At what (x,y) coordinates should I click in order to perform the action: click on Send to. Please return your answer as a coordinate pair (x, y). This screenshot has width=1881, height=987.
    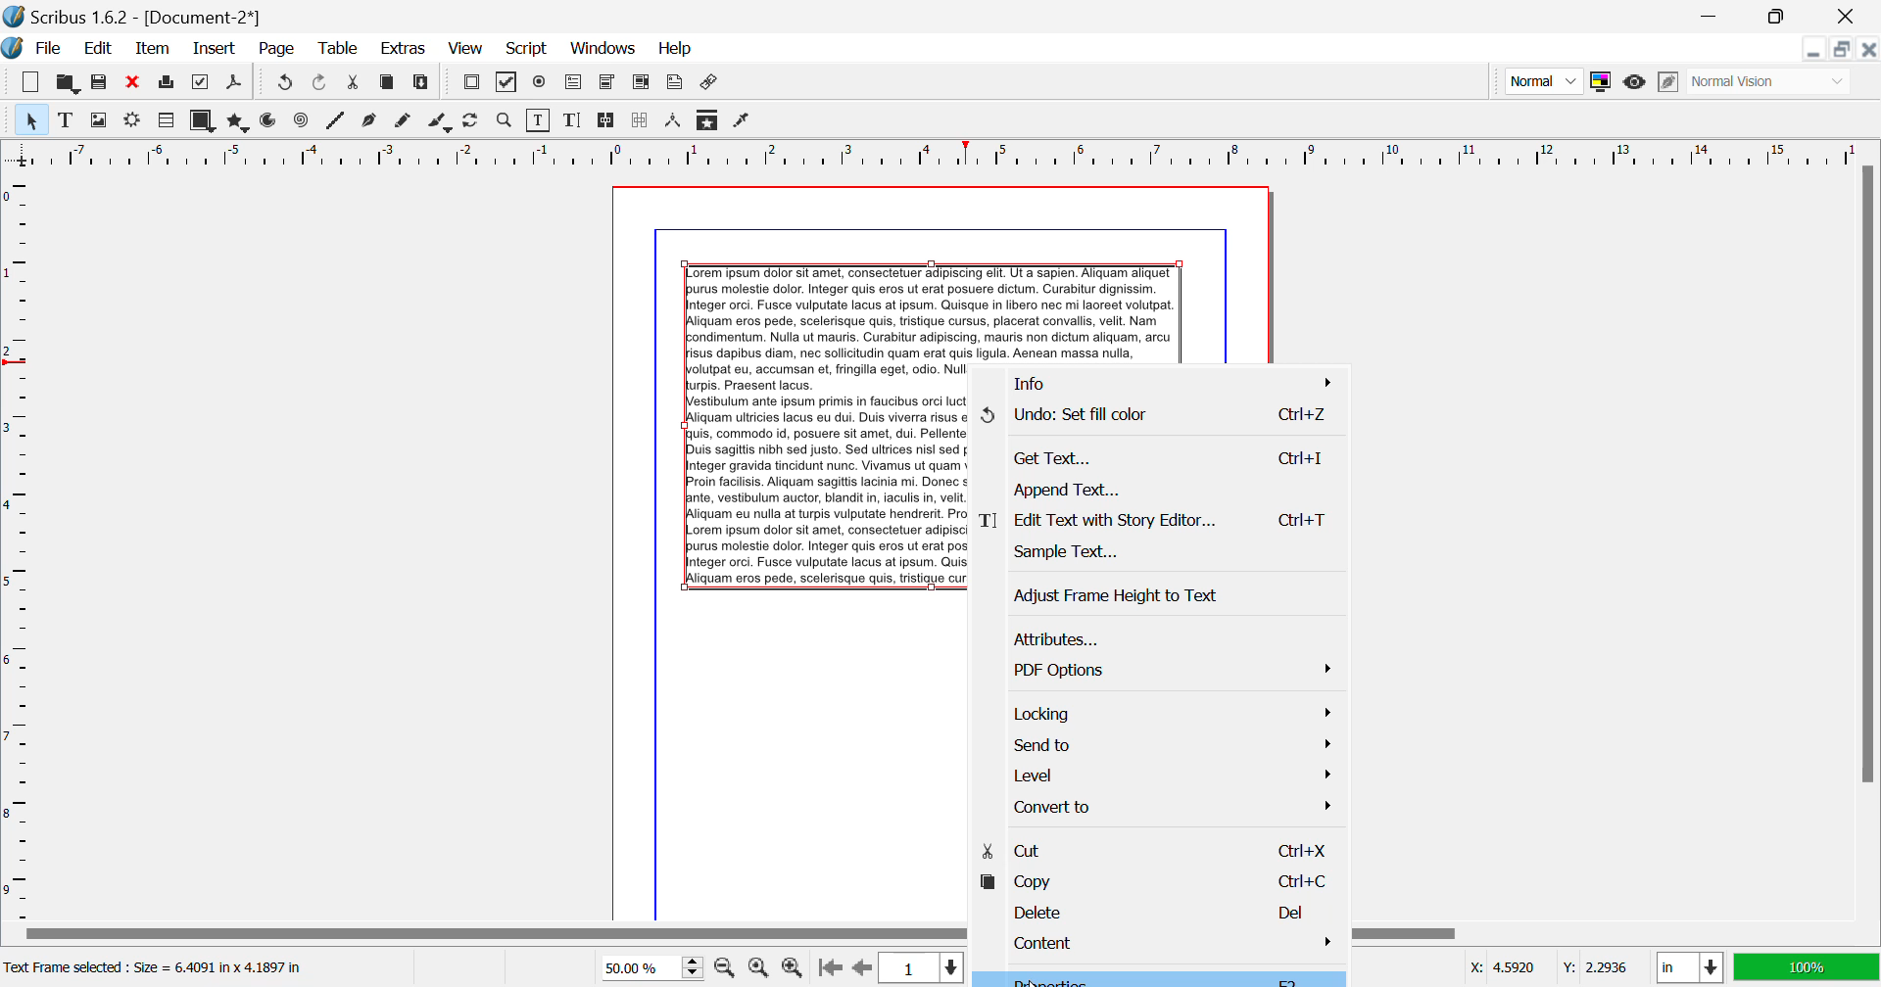
    Looking at the image, I should click on (1154, 744).